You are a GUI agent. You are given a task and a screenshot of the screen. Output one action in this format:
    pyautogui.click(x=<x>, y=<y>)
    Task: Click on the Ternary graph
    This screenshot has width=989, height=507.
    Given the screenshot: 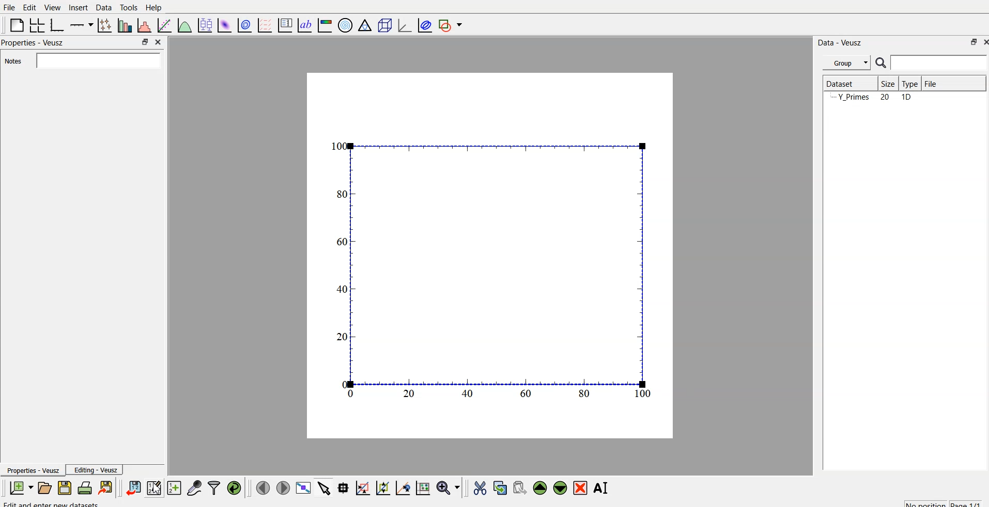 What is the action you would take?
    pyautogui.click(x=365, y=25)
    